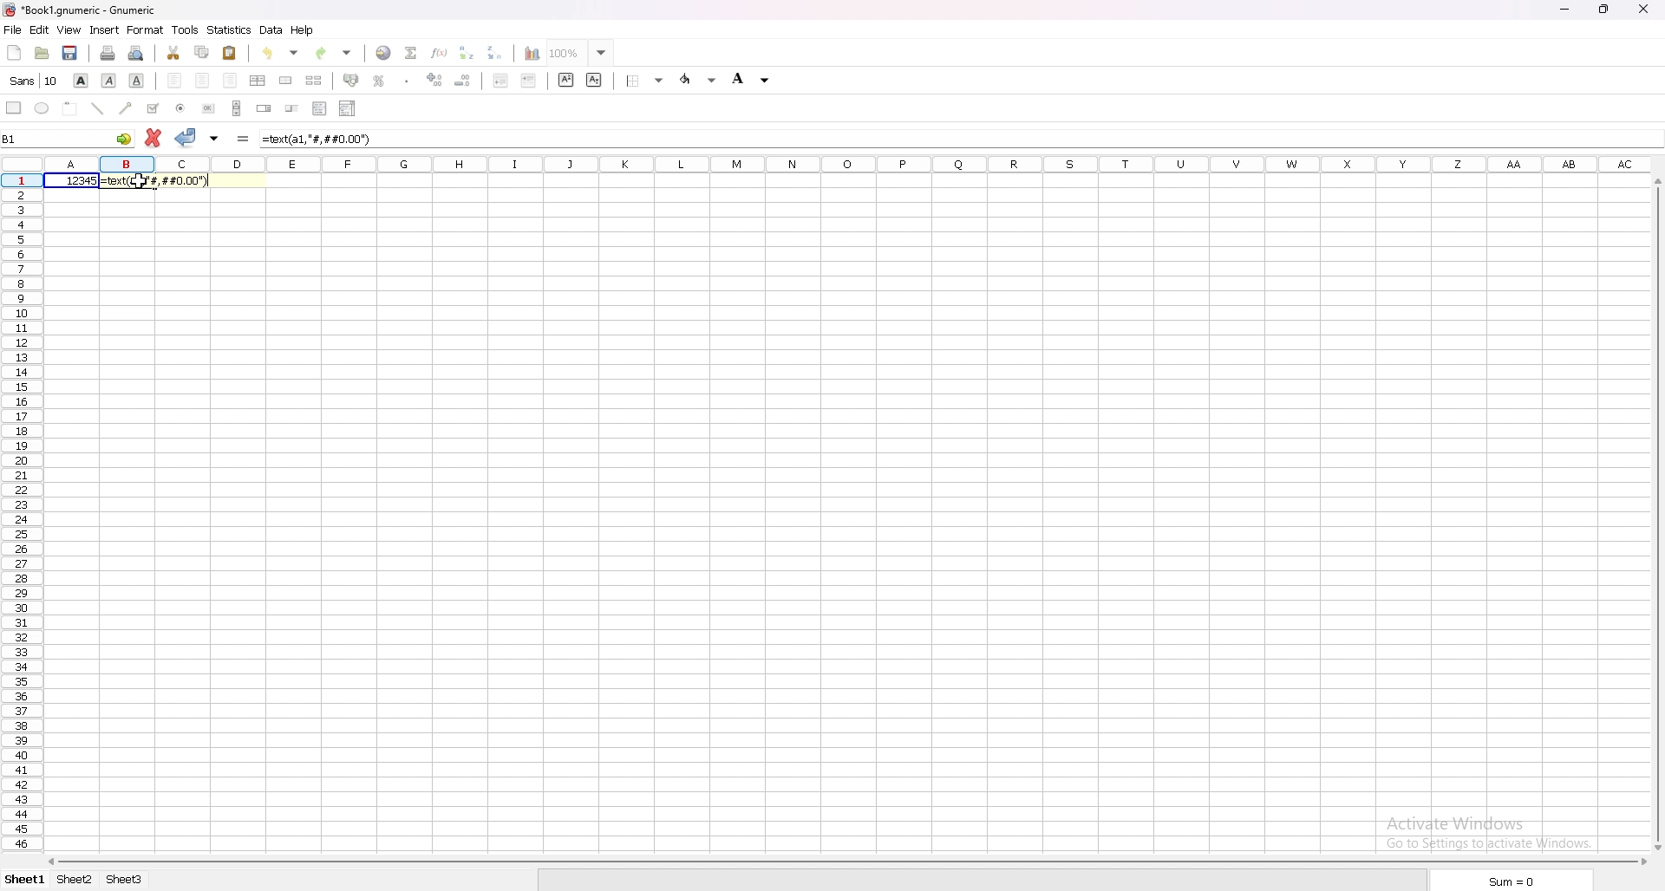 The width and height of the screenshot is (1665, 891). Describe the element at coordinates (136, 81) in the screenshot. I see `underline` at that location.